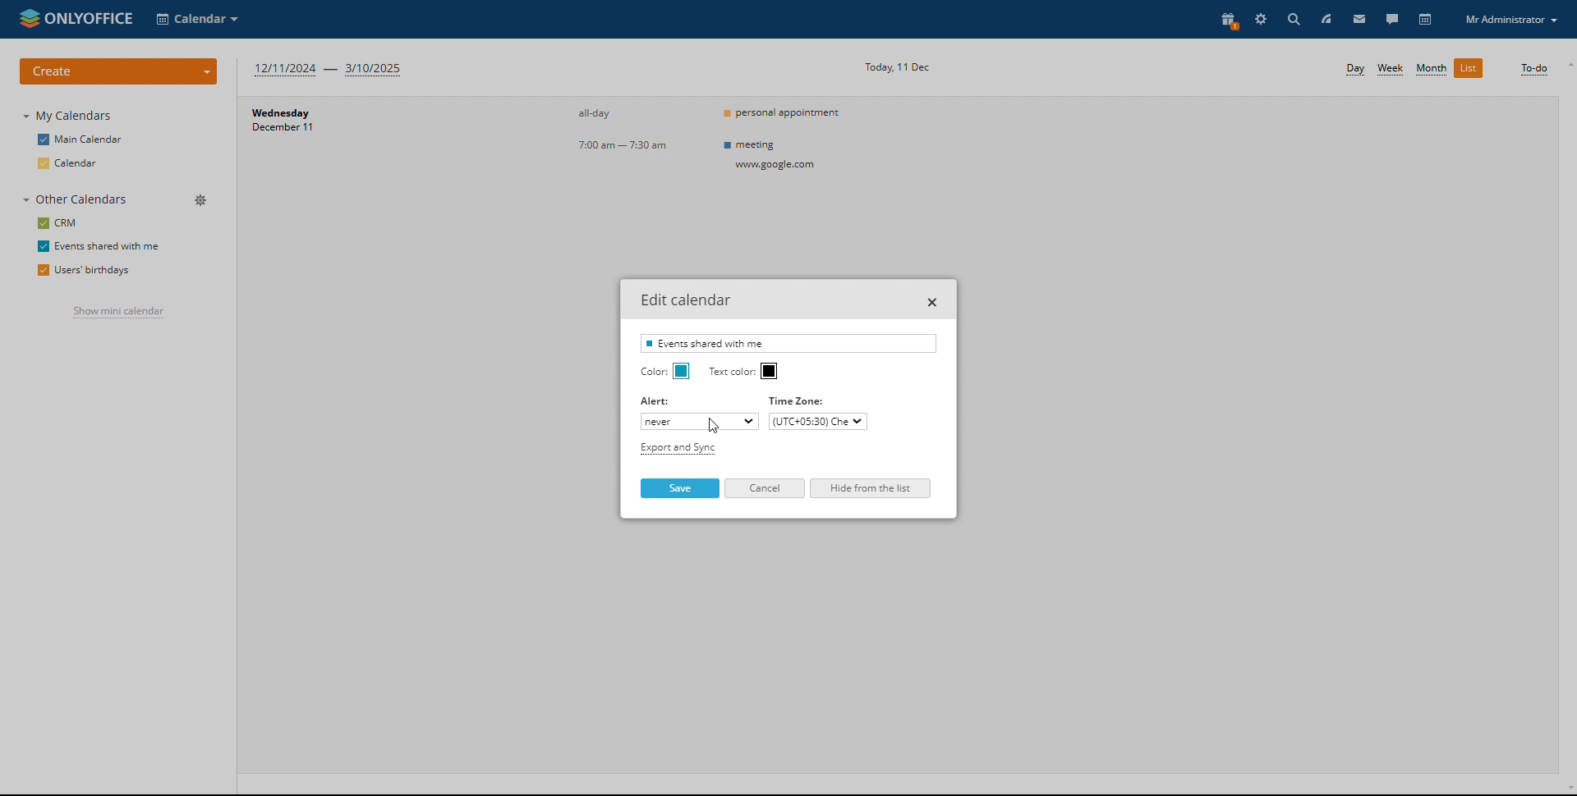  I want to click on close, so click(933, 302).